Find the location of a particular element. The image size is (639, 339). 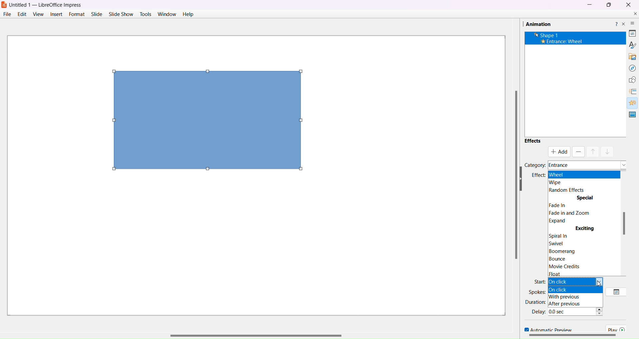

Effects is located at coordinates (532, 141).